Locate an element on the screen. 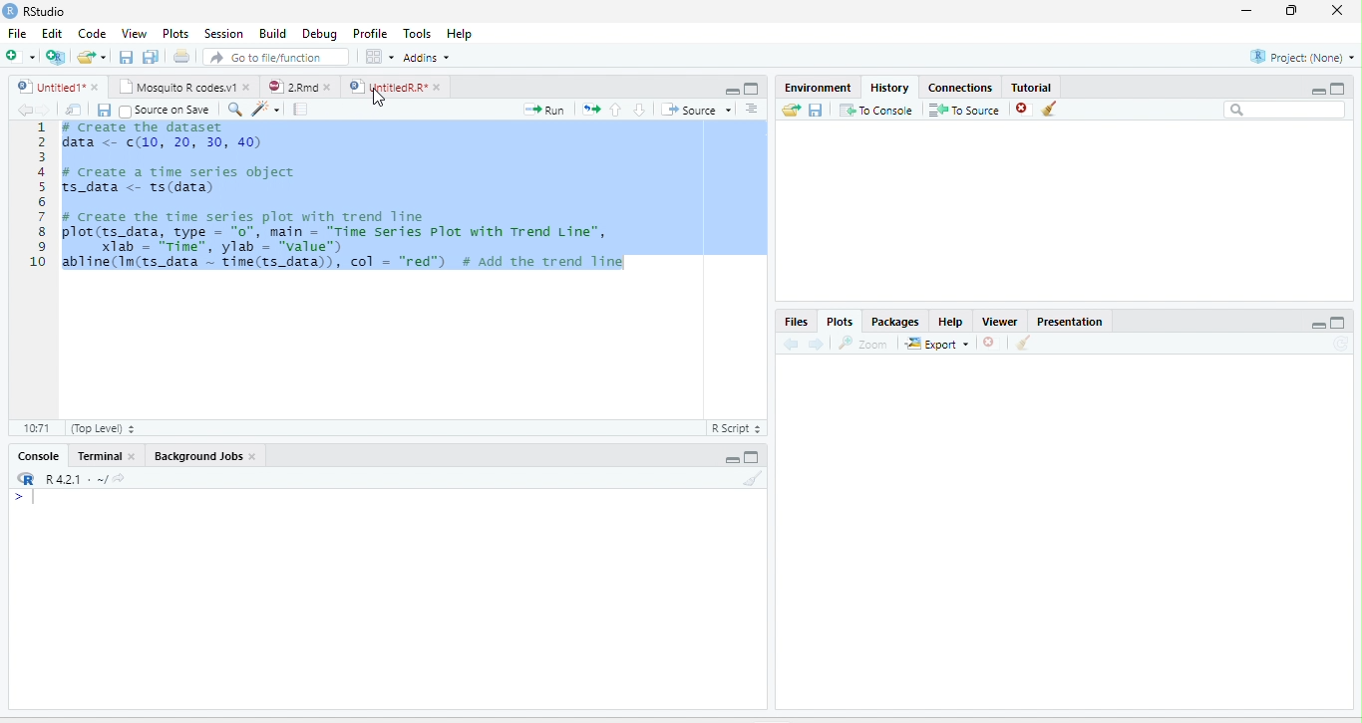 Image resolution: width=1362 pixels, height=723 pixels. UntitledR.R* is located at coordinates (387, 87).